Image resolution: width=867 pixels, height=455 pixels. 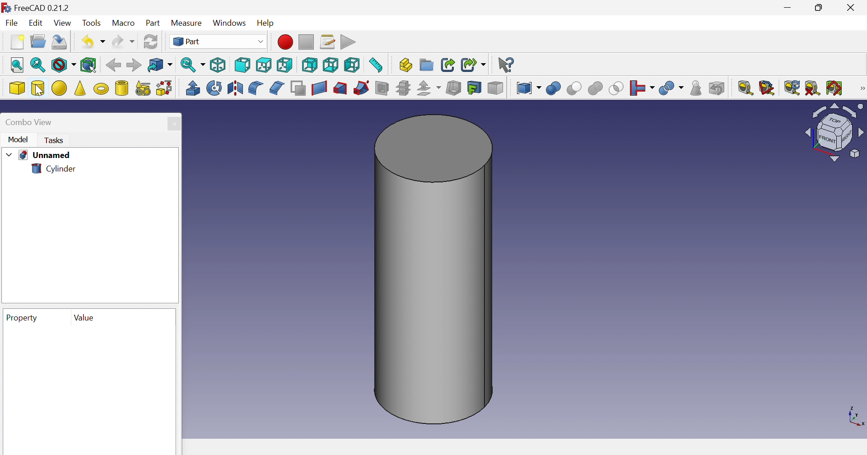 What do you see at coordinates (173, 124) in the screenshot?
I see `Close` at bounding box center [173, 124].